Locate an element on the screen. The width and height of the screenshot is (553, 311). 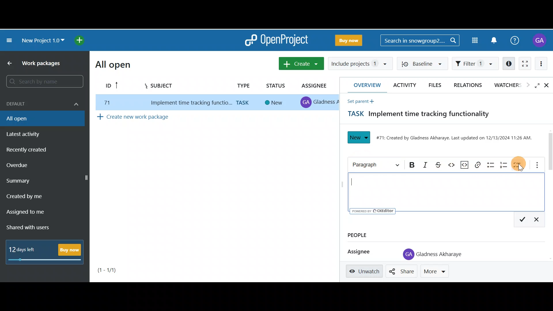
task is located at coordinates (244, 103).